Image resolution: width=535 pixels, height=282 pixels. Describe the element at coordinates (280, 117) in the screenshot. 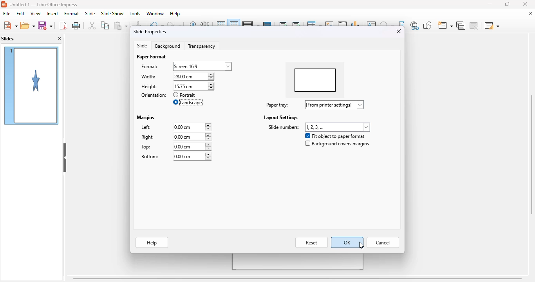

I see `layout settings` at that location.